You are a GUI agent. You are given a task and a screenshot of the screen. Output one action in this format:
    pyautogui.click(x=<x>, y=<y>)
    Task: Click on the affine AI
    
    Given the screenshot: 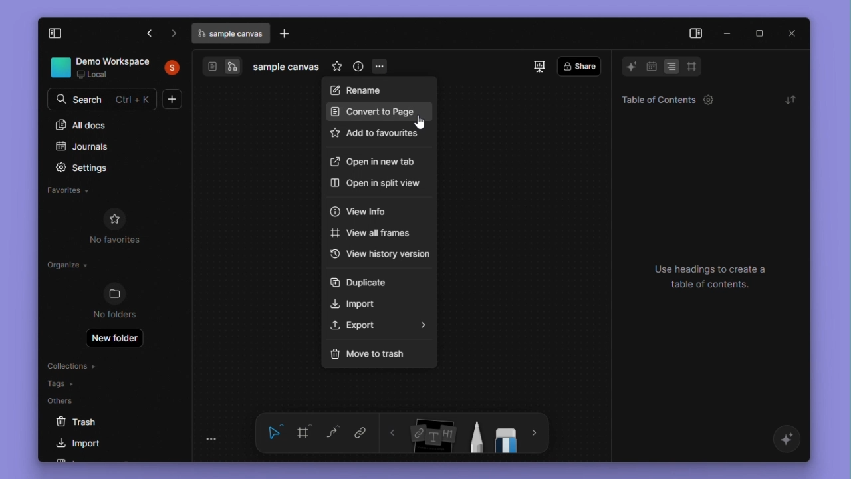 What is the action you would take?
    pyautogui.click(x=789, y=440)
    